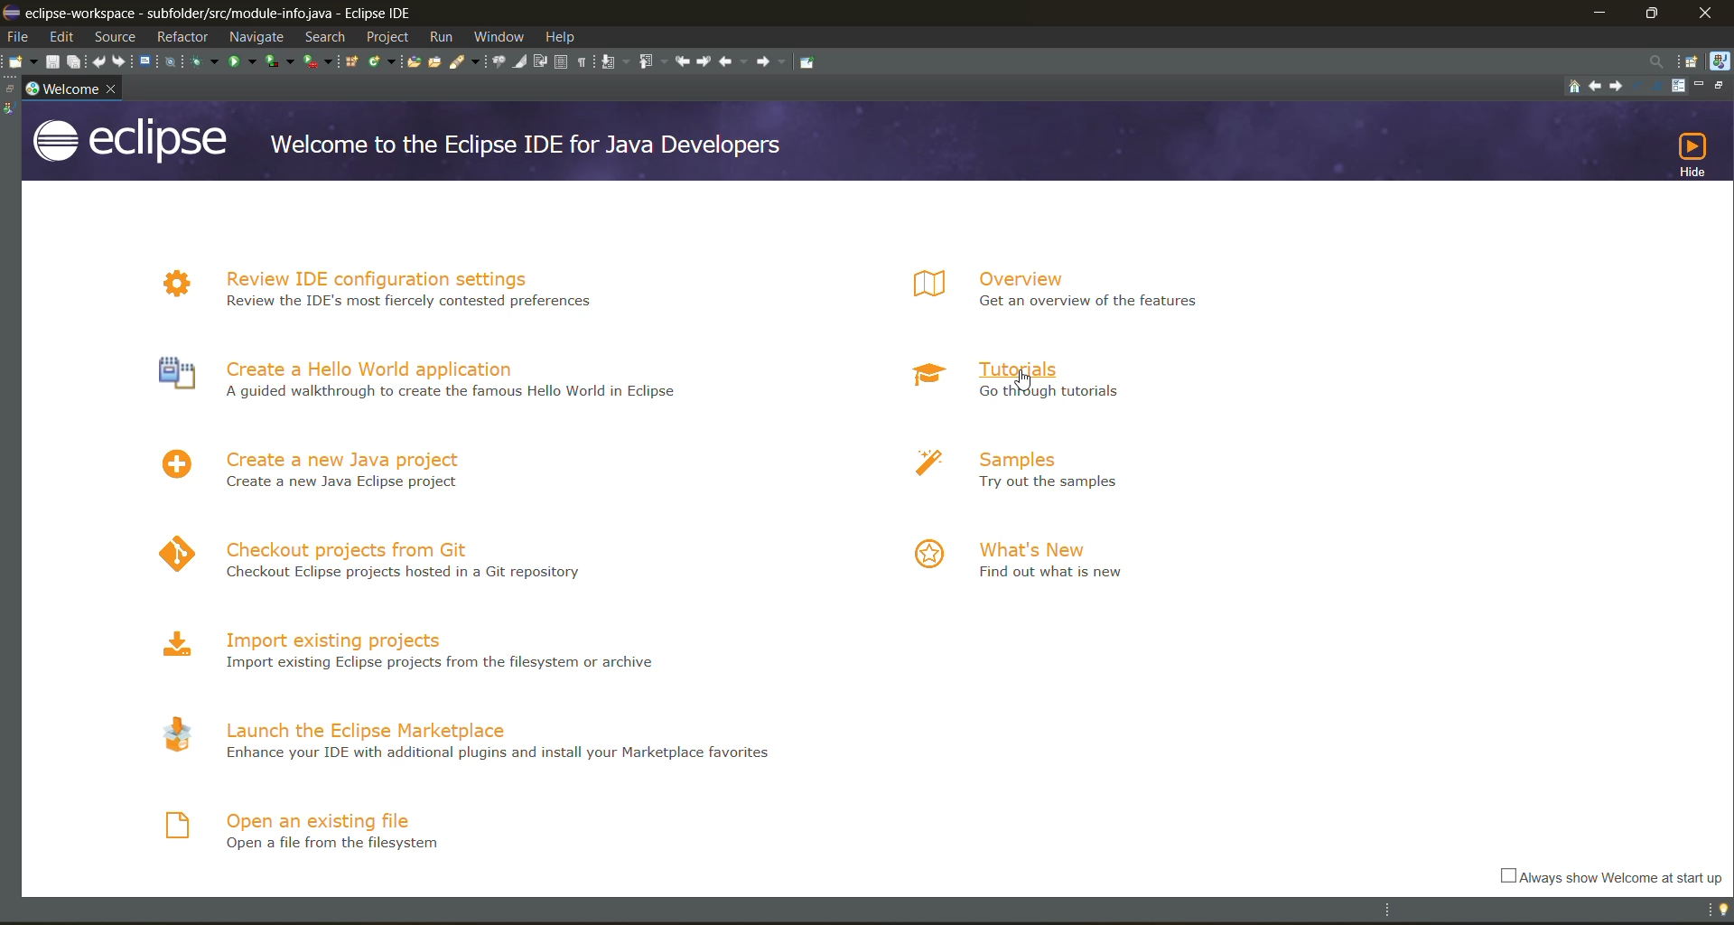 The height and width of the screenshot is (925, 1734). What do you see at coordinates (101, 61) in the screenshot?
I see `undo` at bounding box center [101, 61].